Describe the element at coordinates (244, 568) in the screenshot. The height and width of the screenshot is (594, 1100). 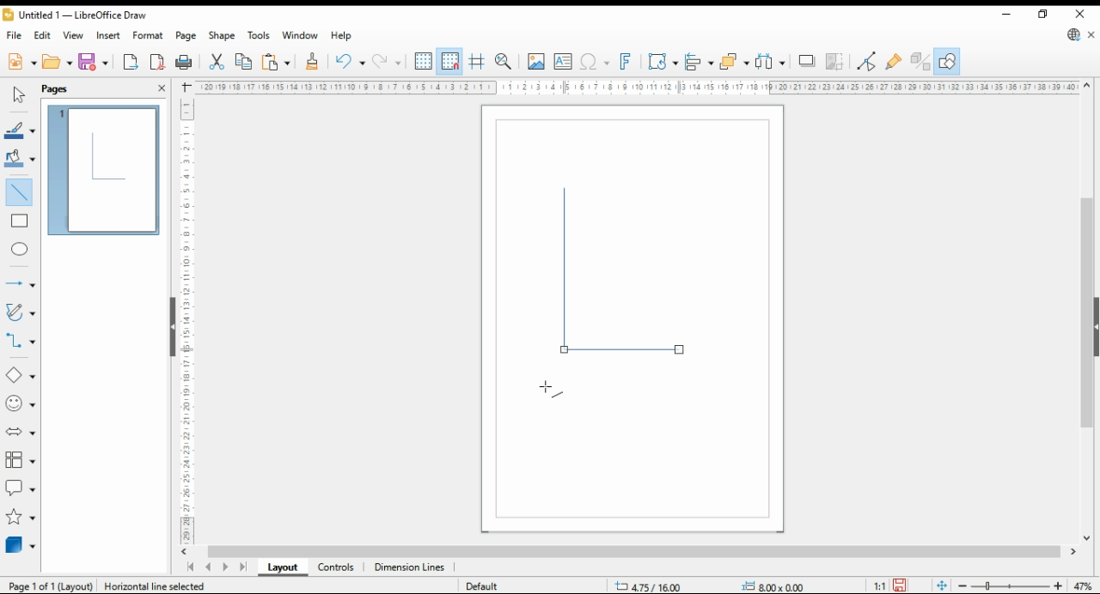
I see `last page` at that location.